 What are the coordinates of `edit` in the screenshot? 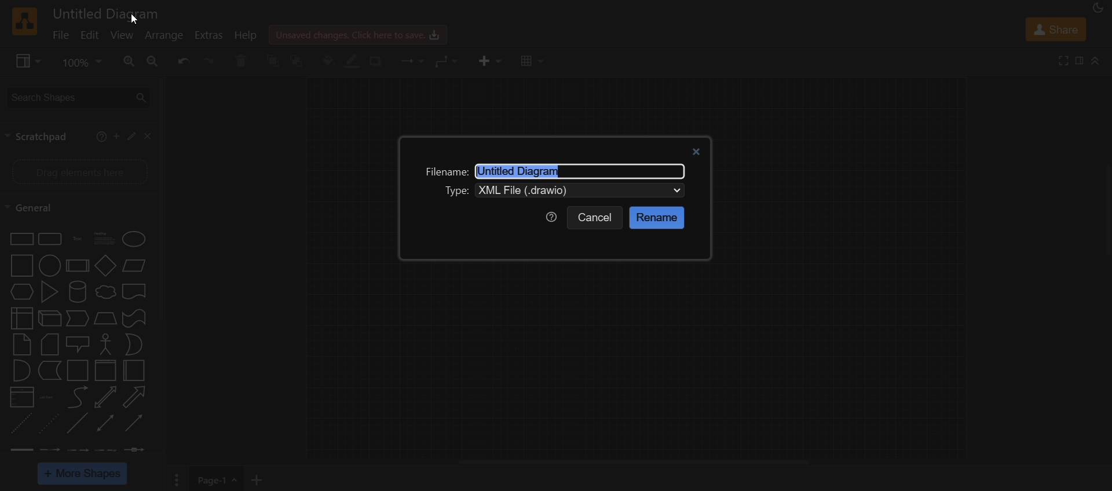 It's located at (89, 36).